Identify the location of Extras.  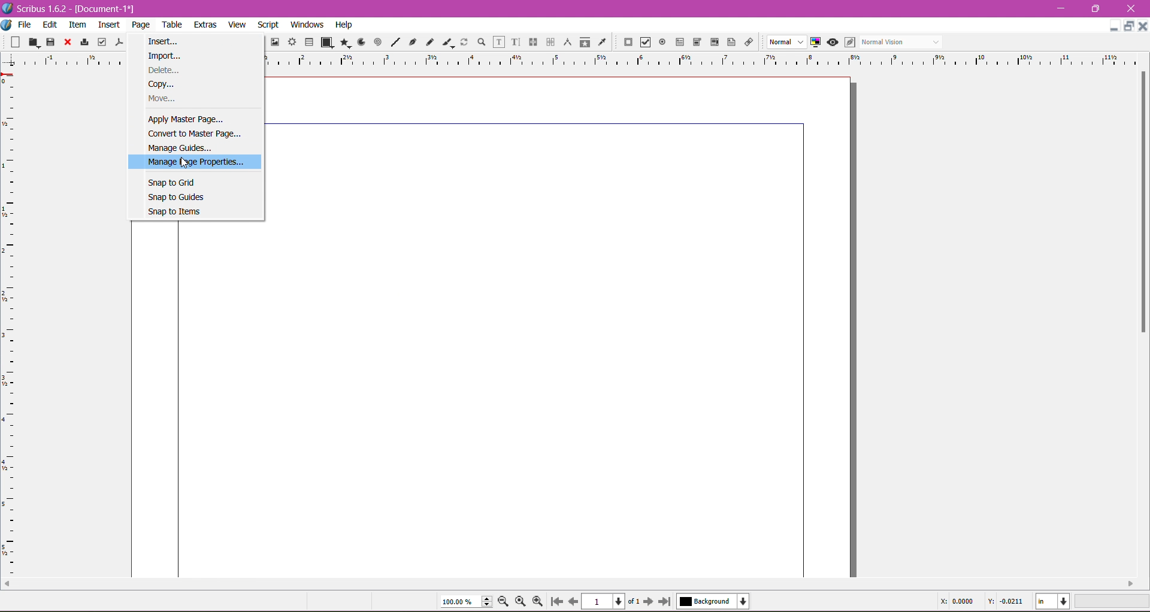
(204, 25).